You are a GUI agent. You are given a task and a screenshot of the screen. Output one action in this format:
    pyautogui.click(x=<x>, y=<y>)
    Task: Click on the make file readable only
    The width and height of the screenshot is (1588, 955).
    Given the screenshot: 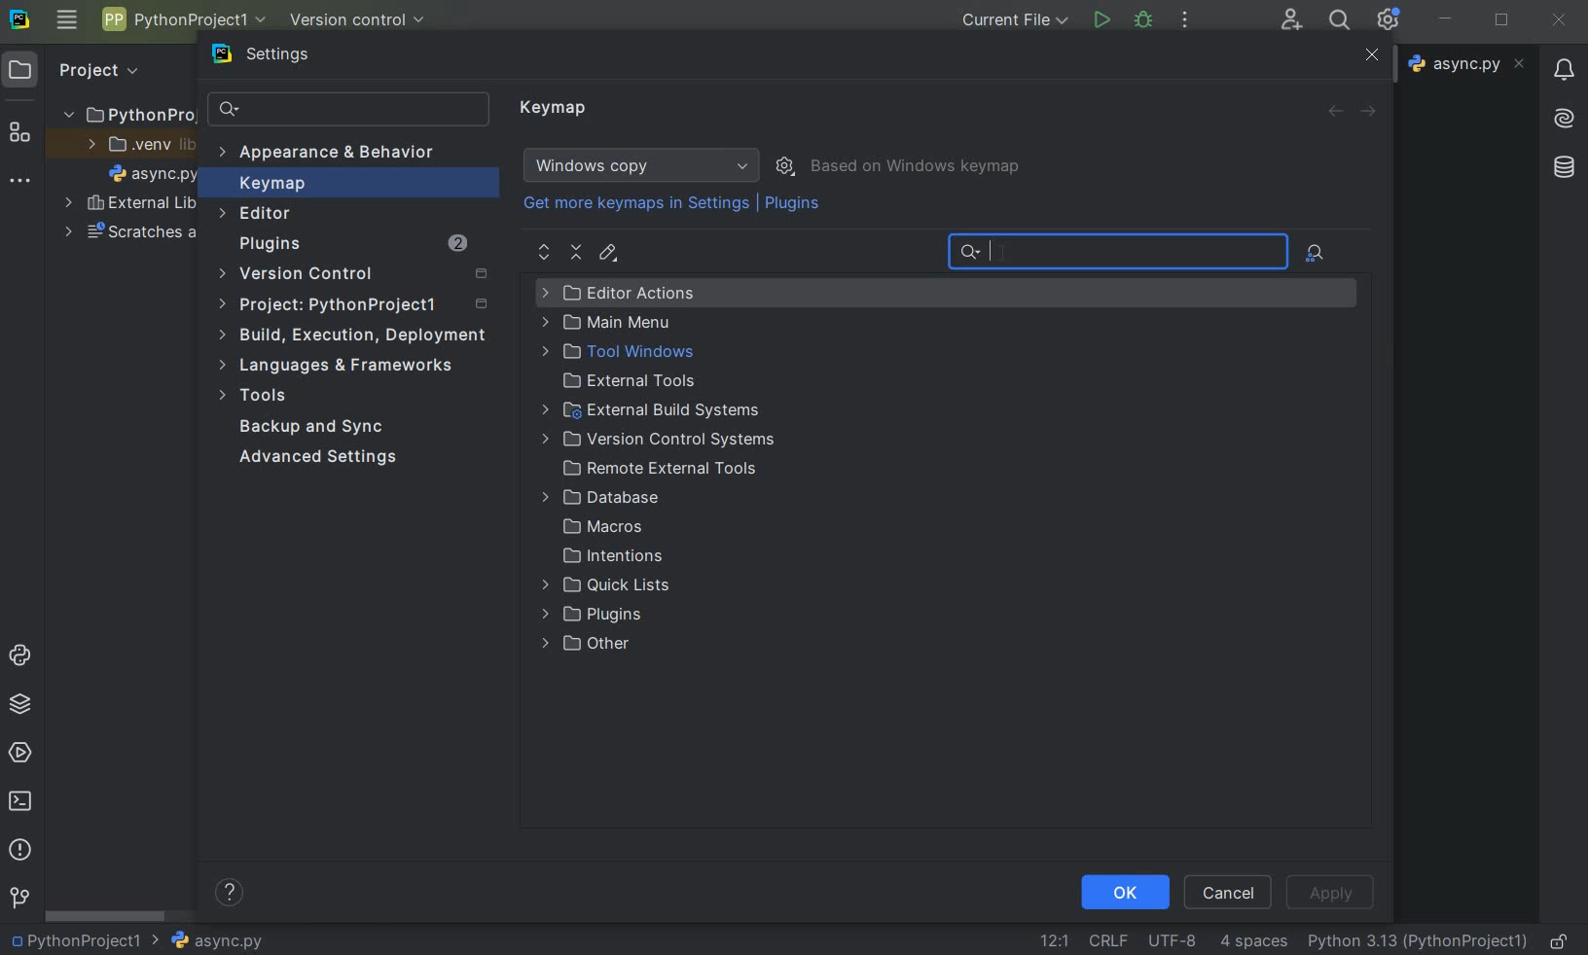 What is the action you would take?
    pyautogui.click(x=1561, y=939)
    